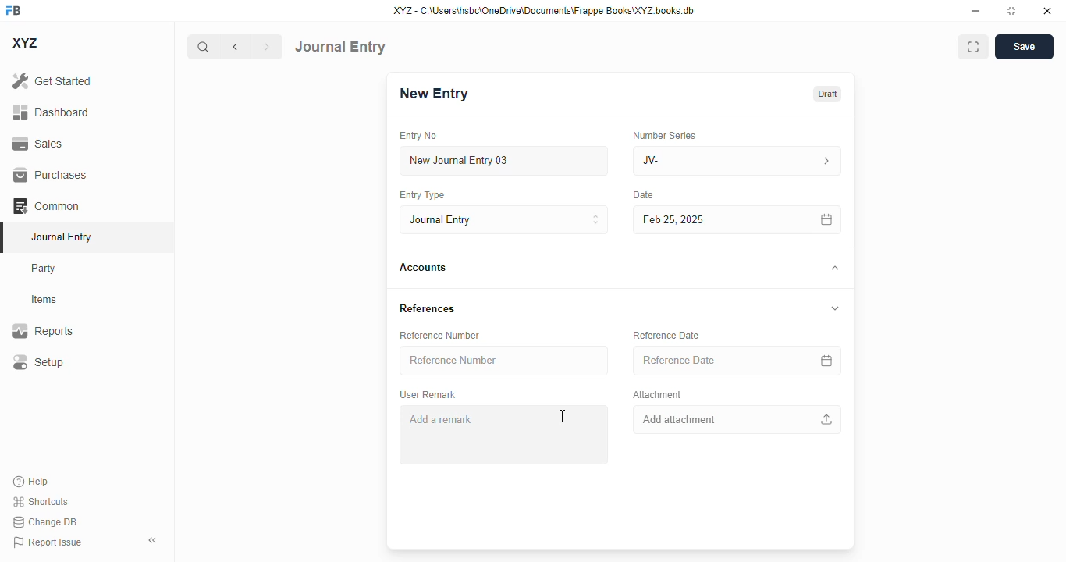  What do you see at coordinates (154, 540) in the screenshot?
I see `toggle sidebar` at bounding box center [154, 540].